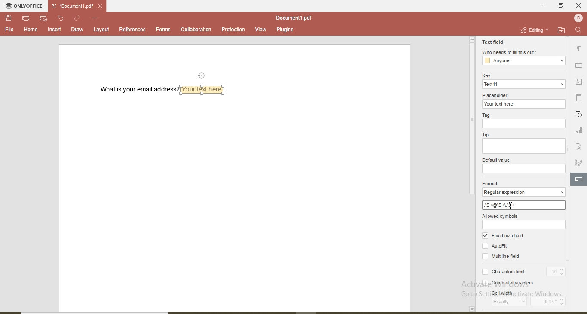  What do you see at coordinates (580, 115) in the screenshot?
I see `shapes` at bounding box center [580, 115].